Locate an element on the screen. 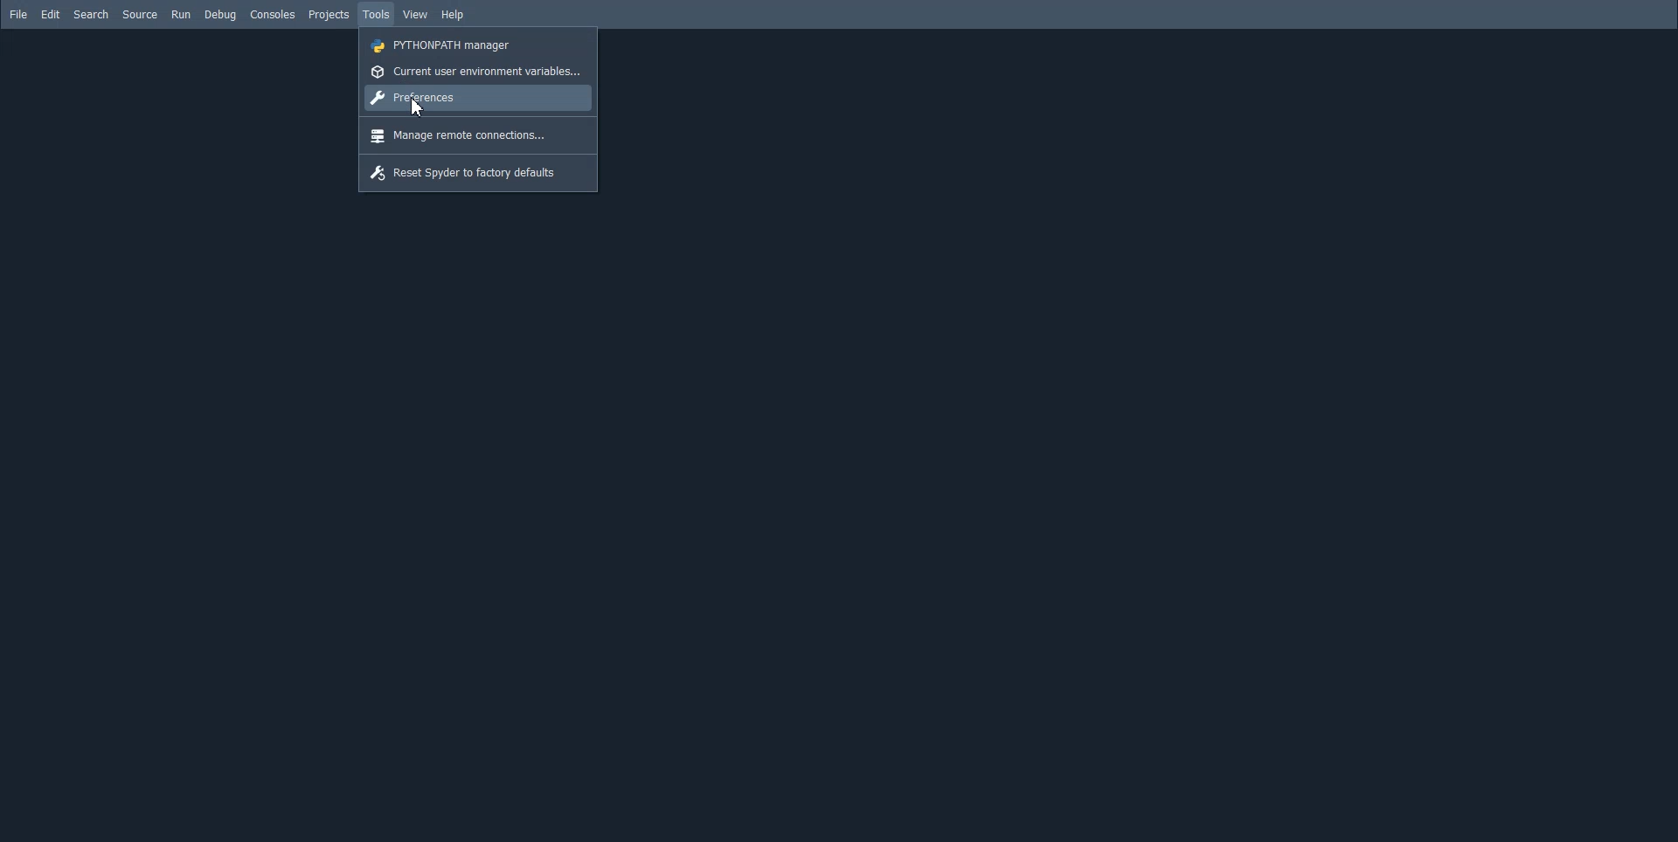  Tools is located at coordinates (376, 15).